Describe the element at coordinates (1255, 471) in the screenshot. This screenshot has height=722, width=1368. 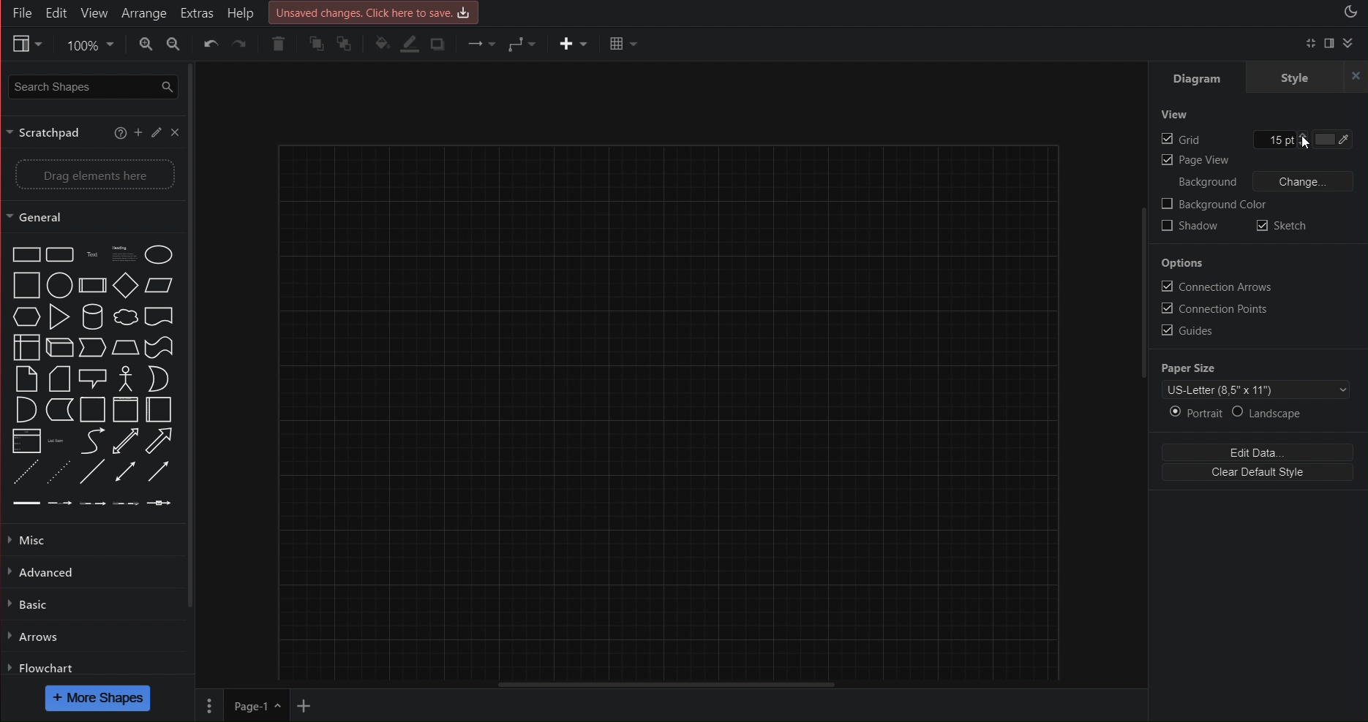
I see `Clear Default Style` at that location.